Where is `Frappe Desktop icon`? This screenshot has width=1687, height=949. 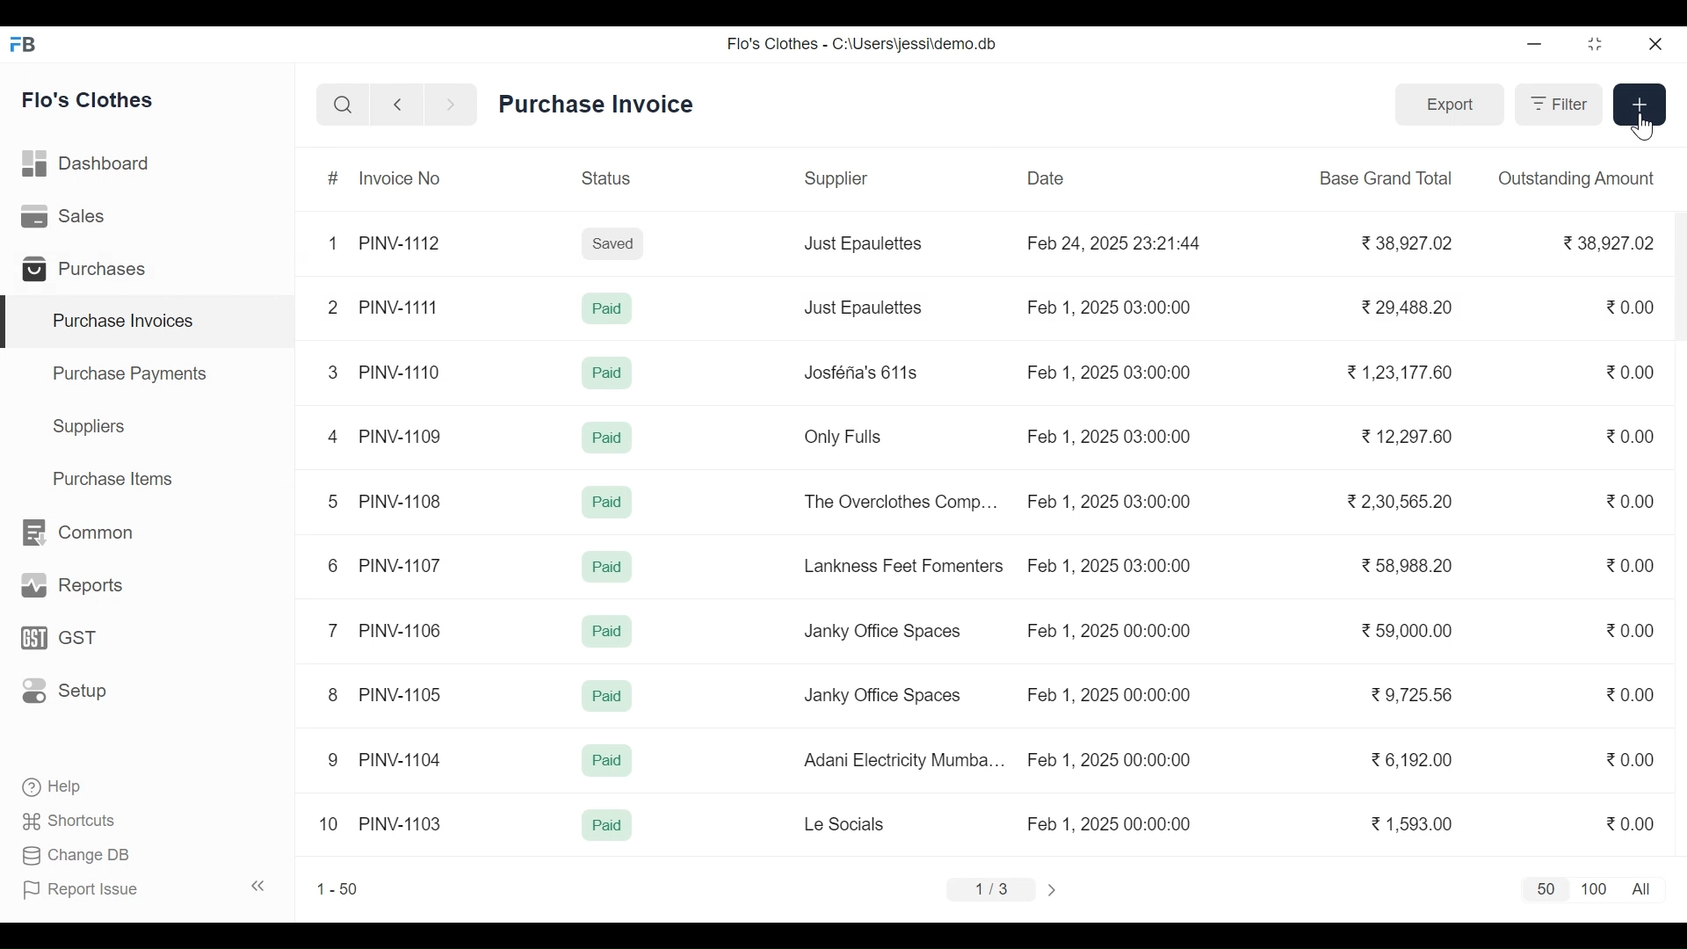
Frappe Desktop icon is located at coordinates (27, 46).